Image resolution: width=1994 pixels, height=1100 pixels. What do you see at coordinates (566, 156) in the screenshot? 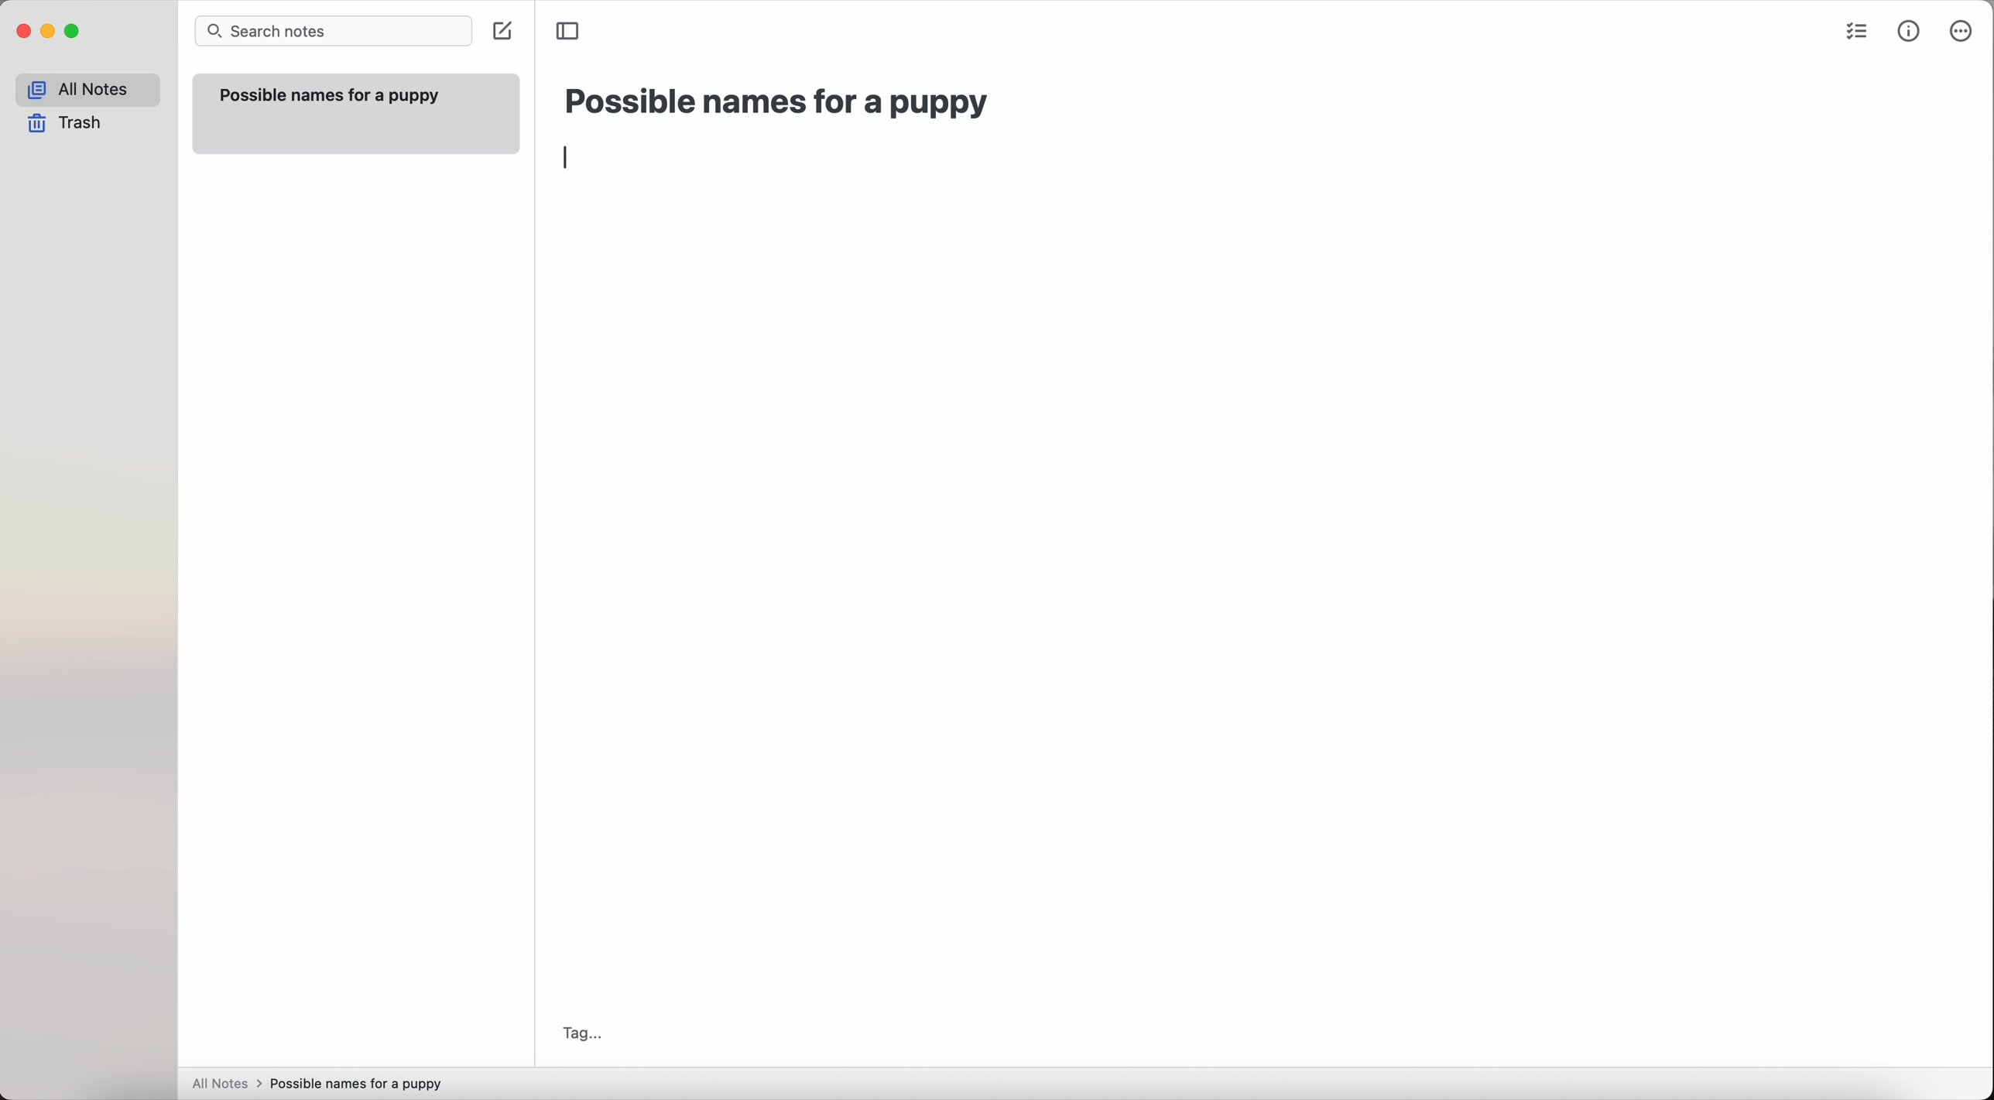
I see `enter` at bounding box center [566, 156].